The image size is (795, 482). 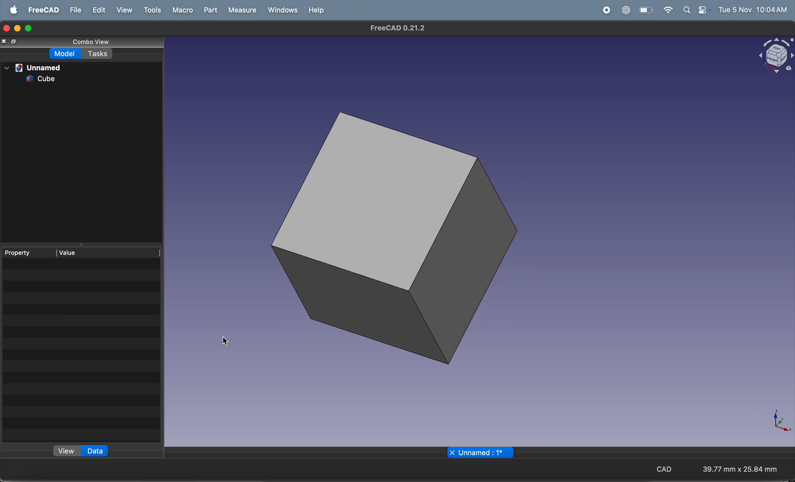 I want to click on model, so click(x=62, y=53).